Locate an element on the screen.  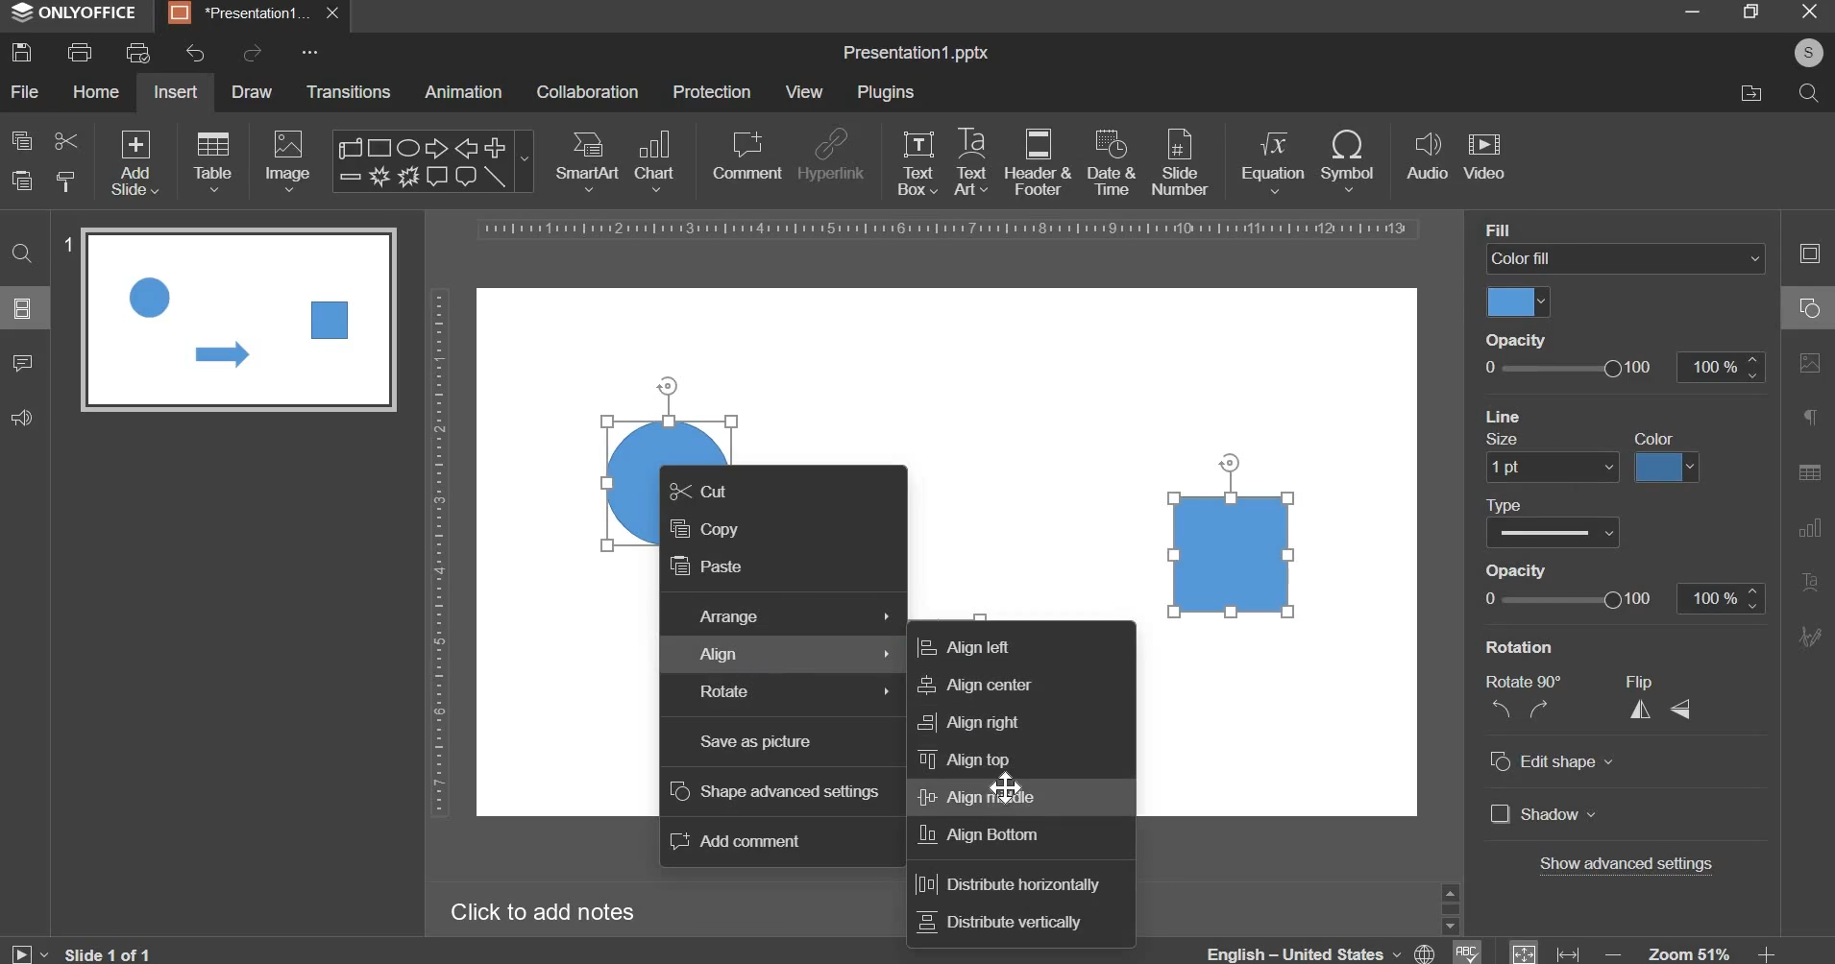
print is located at coordinates (80, 53).